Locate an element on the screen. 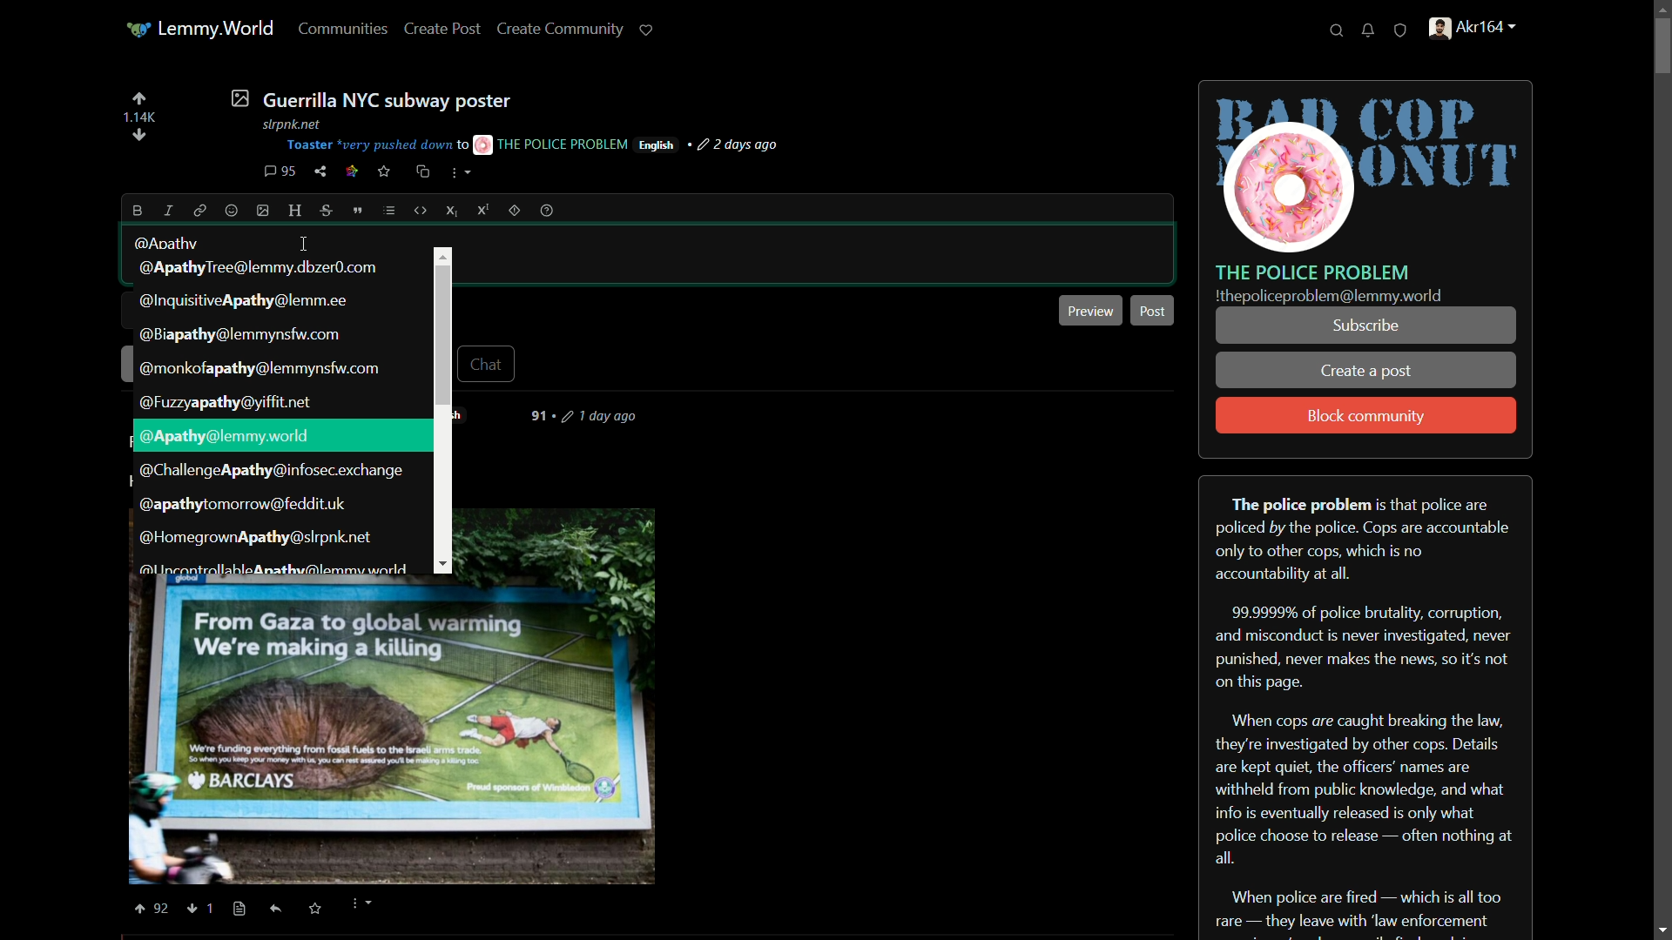 Image resolution: width=1672 pixels, height=940 pixels. number of votes is located at coordinates (138, 117).